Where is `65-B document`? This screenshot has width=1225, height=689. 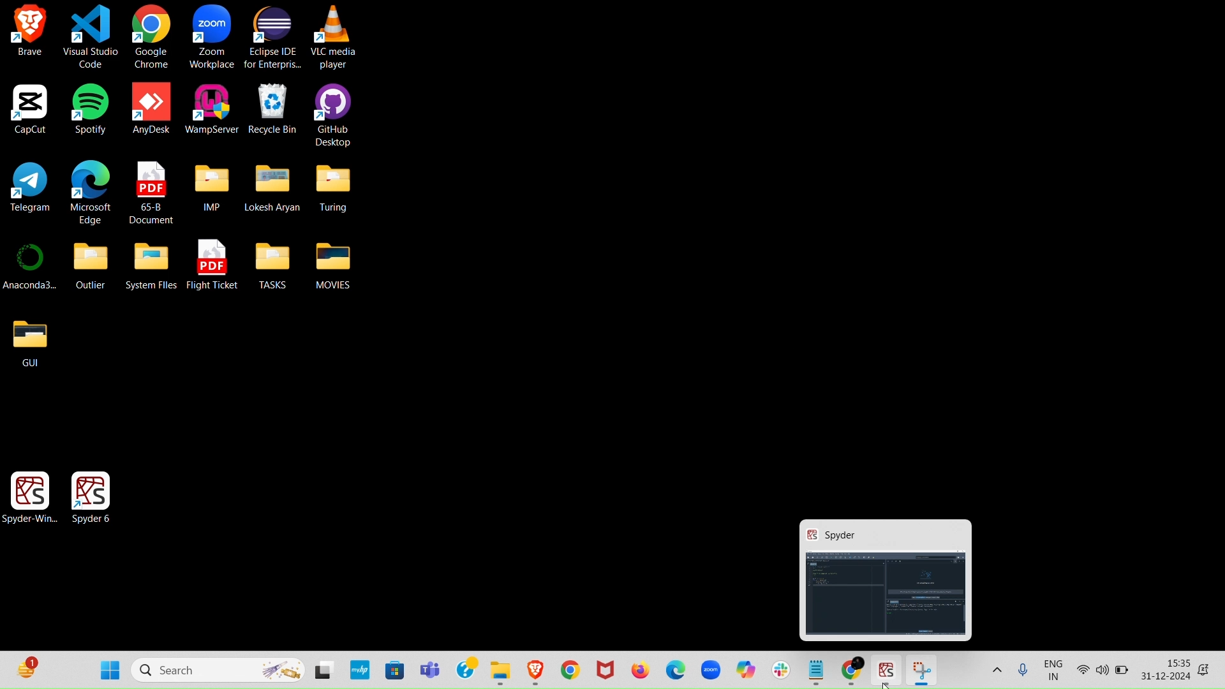 65-B document is located at coordinates (153, 191).